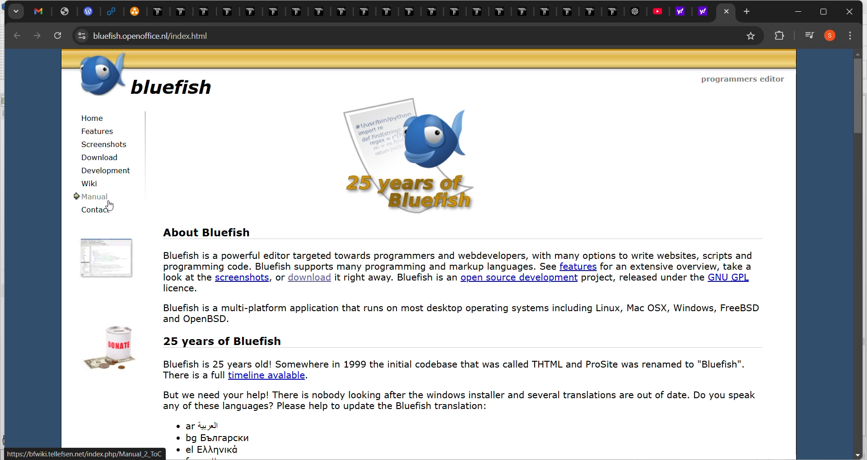  Describe the element at coordinates (100, 76) in the screenshot. I see `logo` at that location.